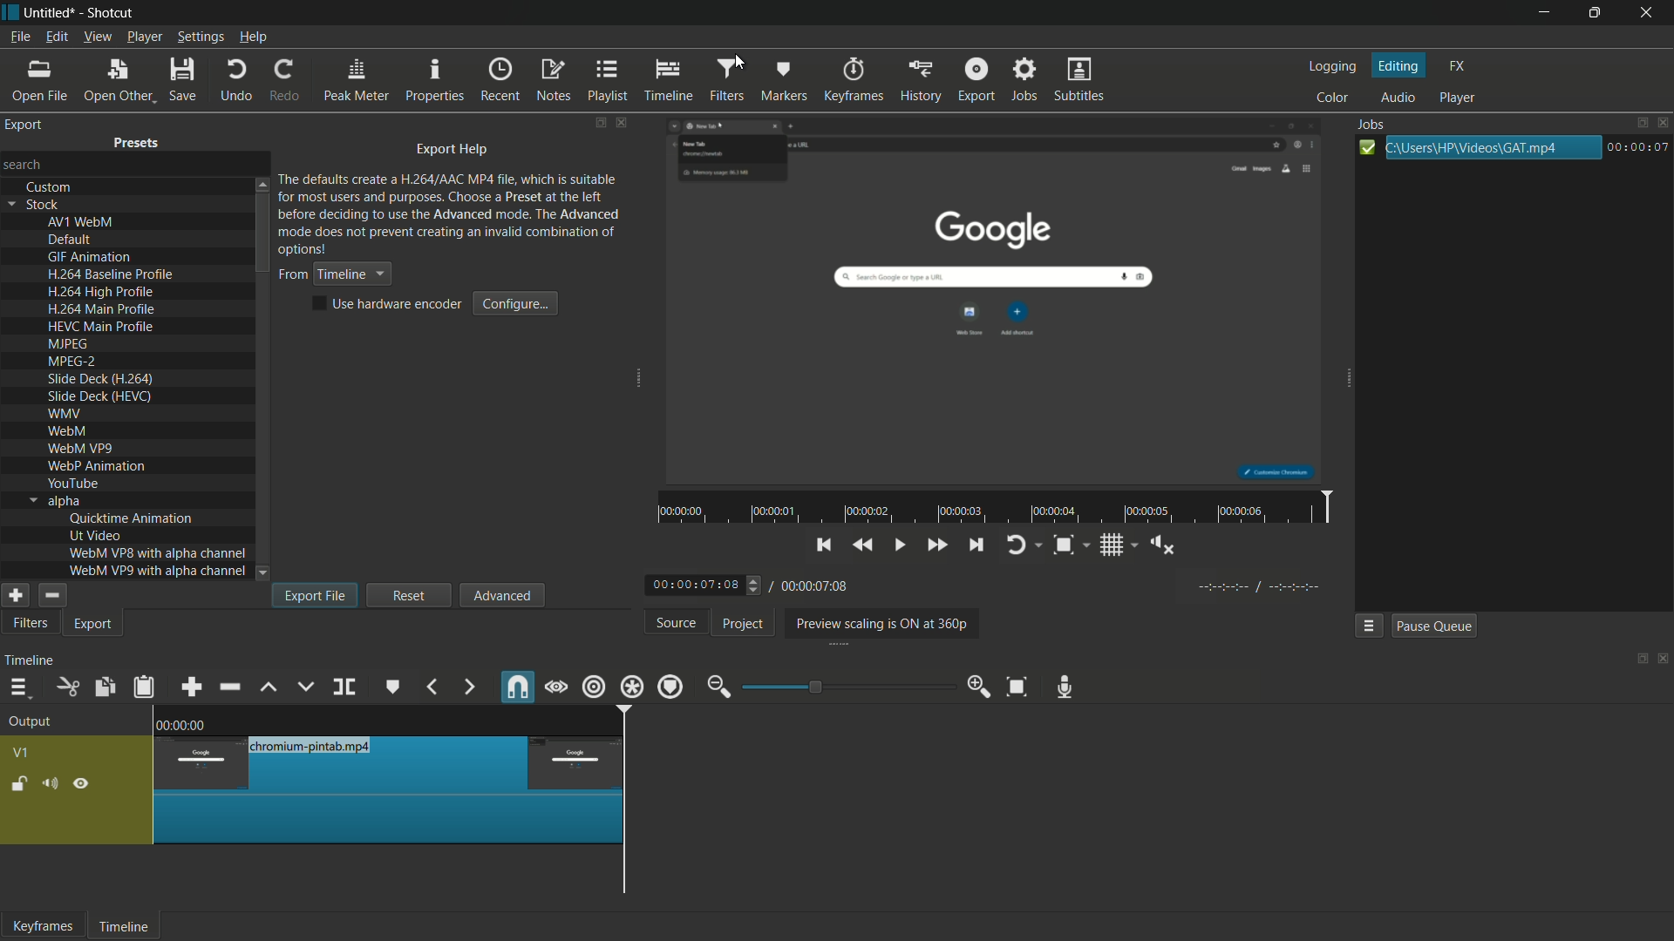 The width and height of the screenshot is (1674, 941). I want to click on akash-personal, so click(31, 166).